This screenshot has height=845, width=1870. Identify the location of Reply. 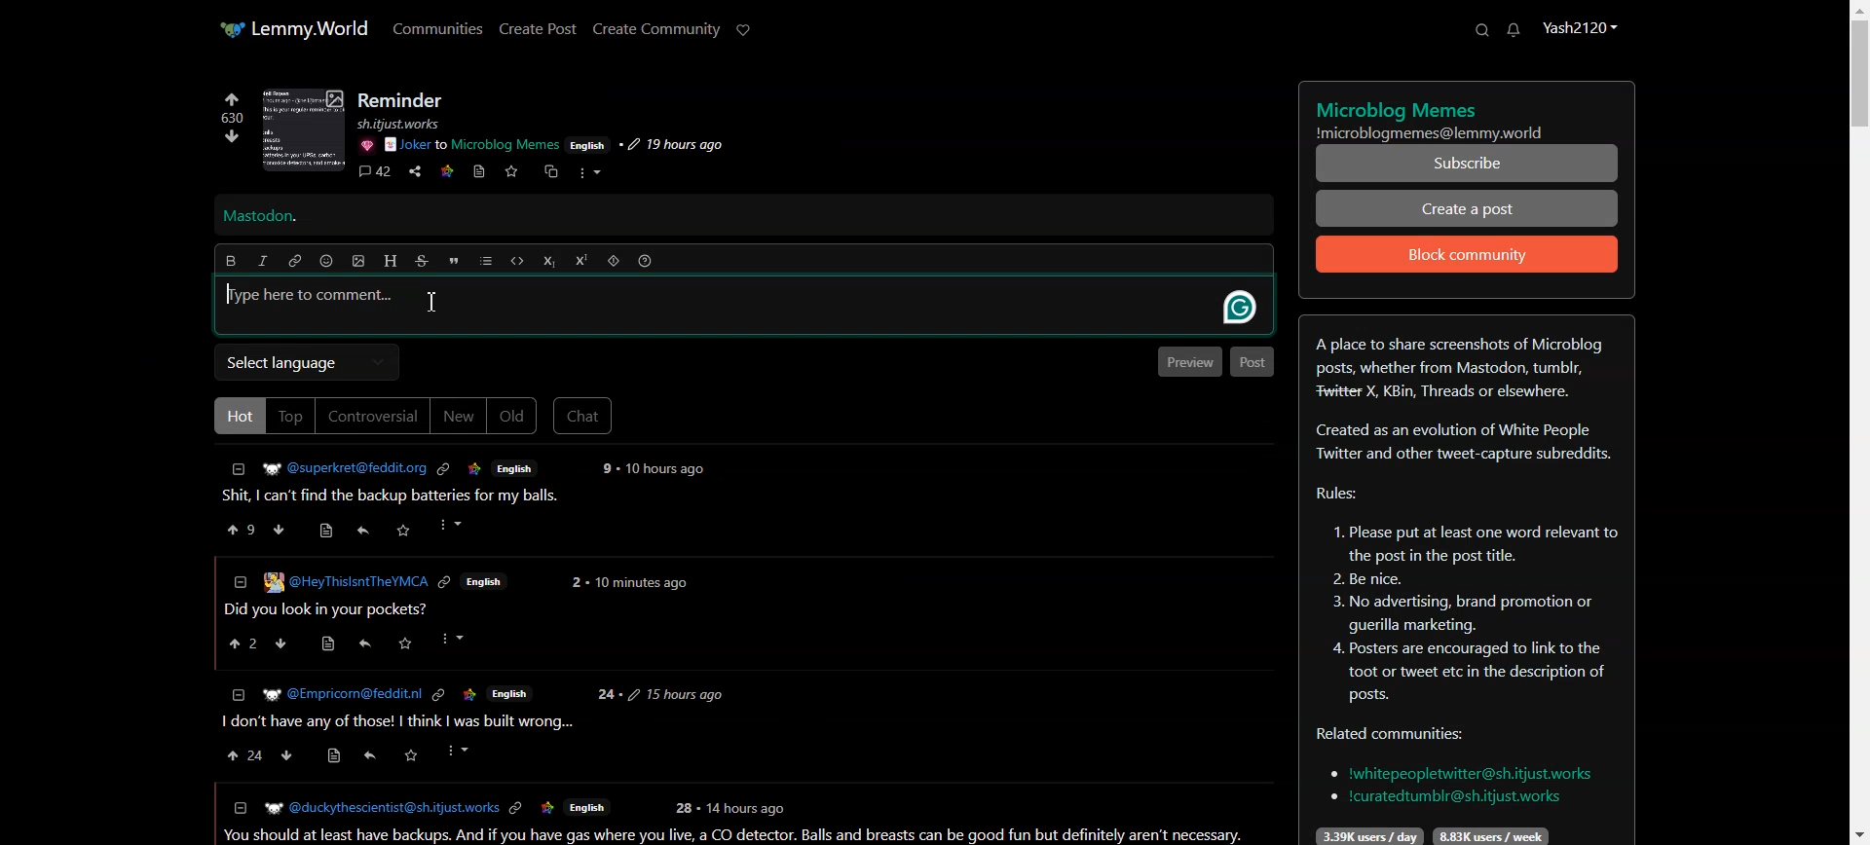
(363, 531).